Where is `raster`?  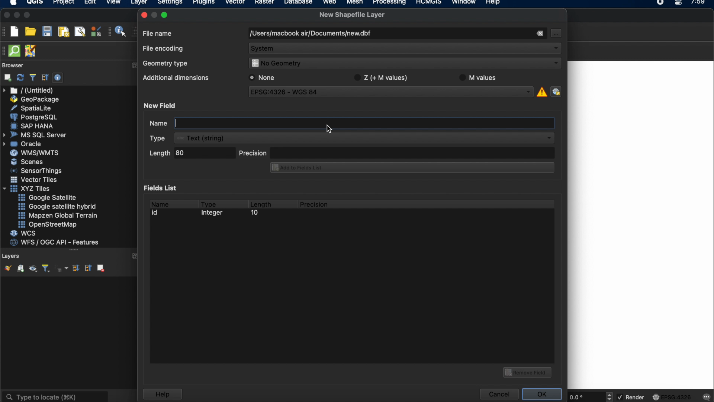 raster is located at coordinates (264, 3).